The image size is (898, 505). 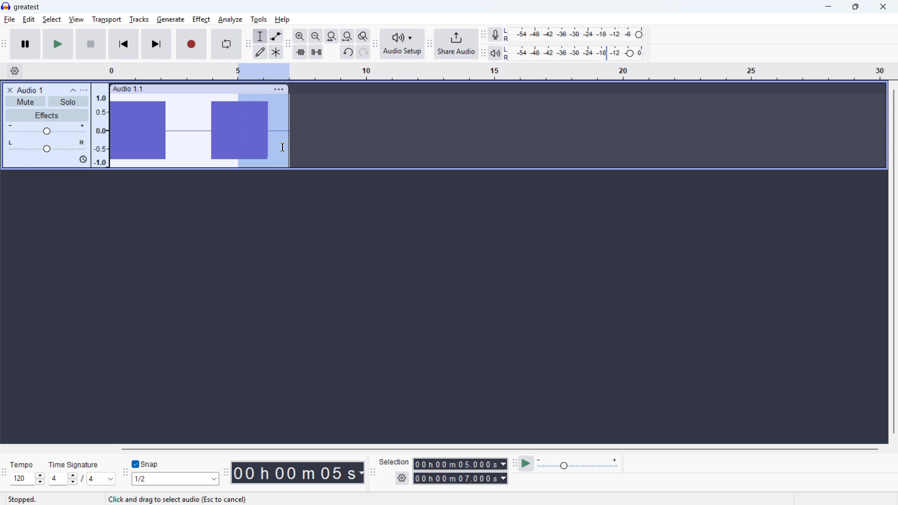 What do you see at coordinates (259, 20) in the screenshot?
I see `tools` at bounding box center [259, 20].